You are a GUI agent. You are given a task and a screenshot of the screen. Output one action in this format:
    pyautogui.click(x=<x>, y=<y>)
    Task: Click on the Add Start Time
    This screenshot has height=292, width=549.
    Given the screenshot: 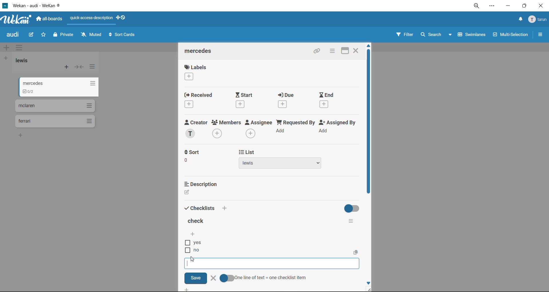 What is the action you would take?
    pyautogui.click(x=241, y=104)
    